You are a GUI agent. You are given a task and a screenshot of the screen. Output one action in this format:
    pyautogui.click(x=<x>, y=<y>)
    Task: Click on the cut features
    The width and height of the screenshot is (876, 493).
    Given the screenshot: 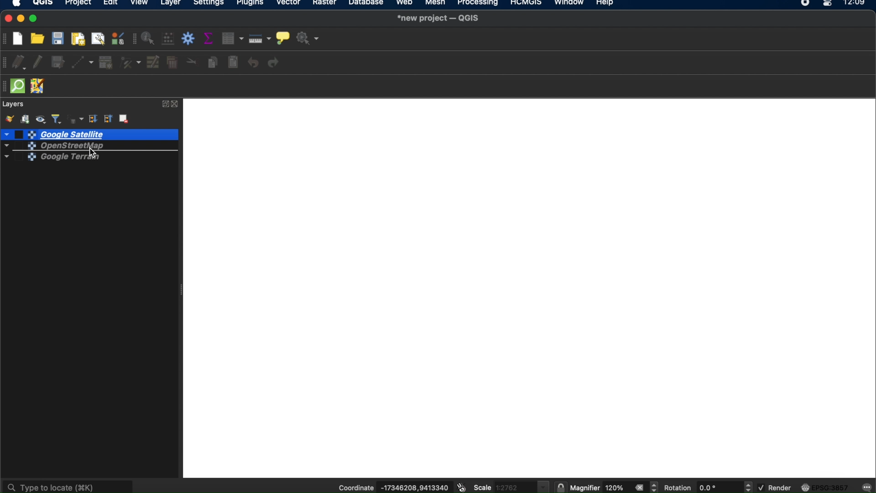 What is the action you would take?
    pyautogui.click(x=191, y=62)
    